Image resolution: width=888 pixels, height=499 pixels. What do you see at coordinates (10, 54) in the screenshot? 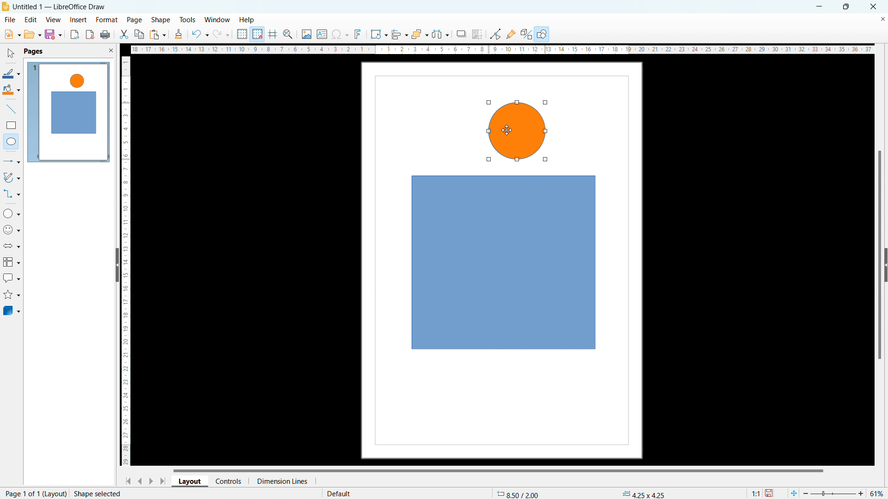
I see `select` at bounding box center [10, 54].